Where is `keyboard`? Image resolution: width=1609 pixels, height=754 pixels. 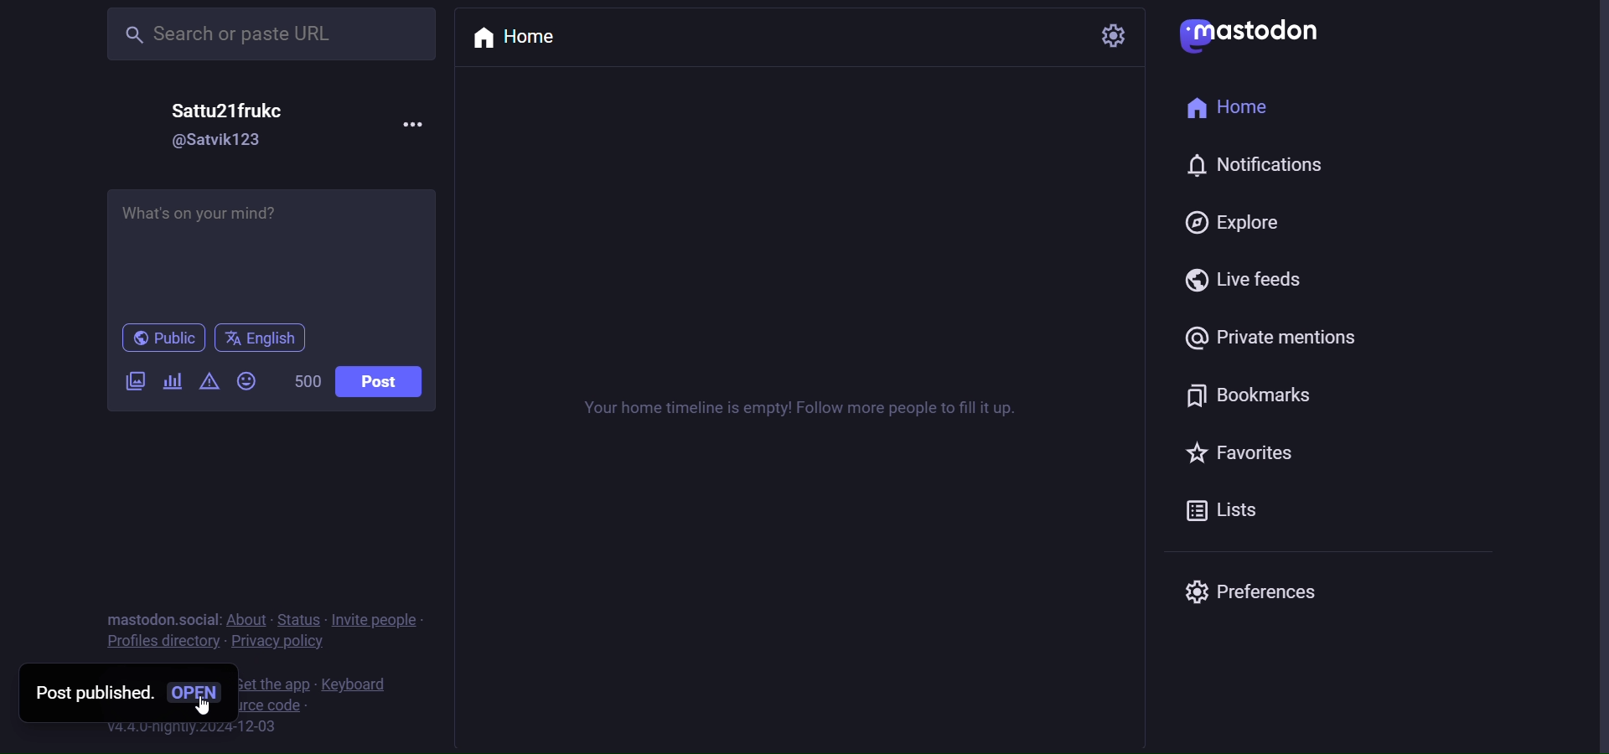 keyboard is located at coordinates (358, 686).